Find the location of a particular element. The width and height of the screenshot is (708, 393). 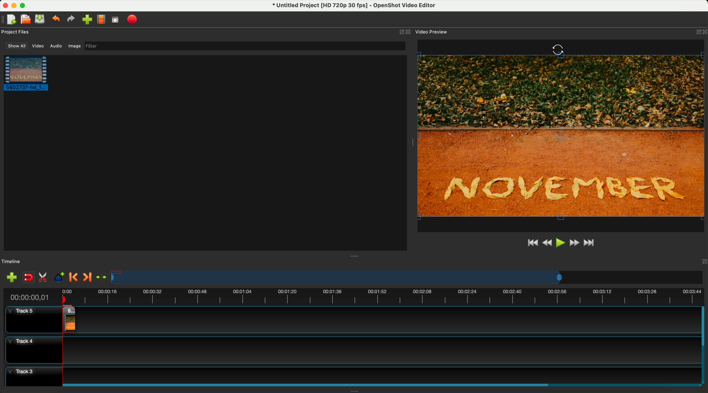

 is located at coordinates (702, 261).